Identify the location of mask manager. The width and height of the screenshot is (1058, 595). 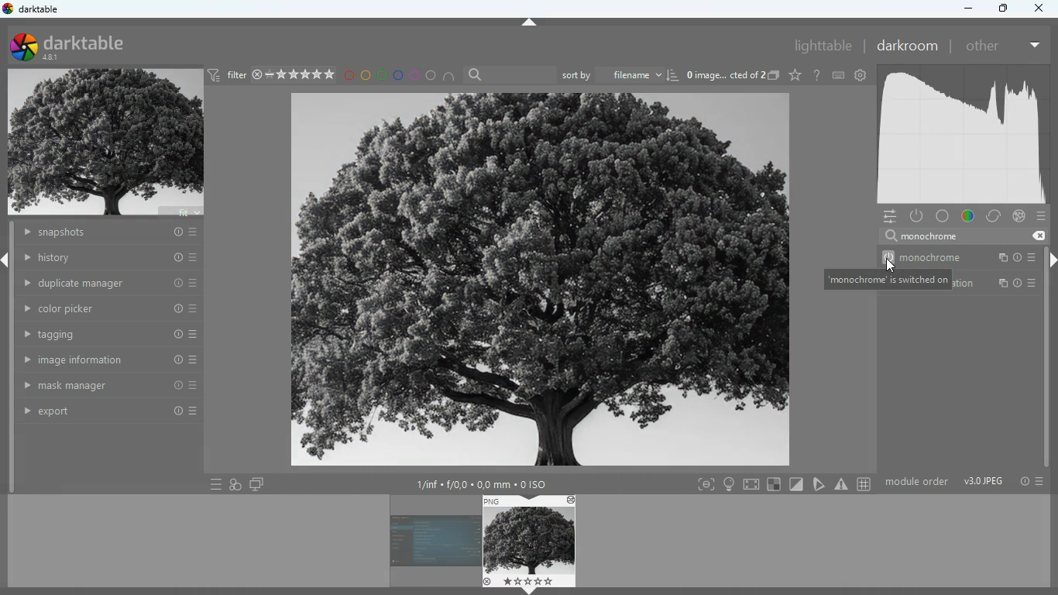
(111, 387).